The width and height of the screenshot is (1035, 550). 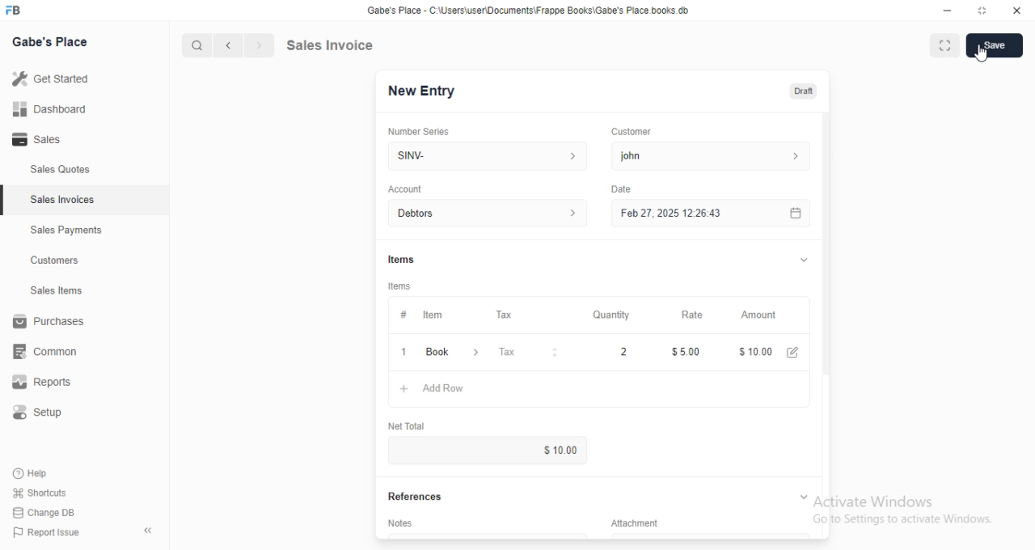 What do you see at coordinates (634, 132) in the screenshot?
I see `Customer` at bounding box center [634, 132].